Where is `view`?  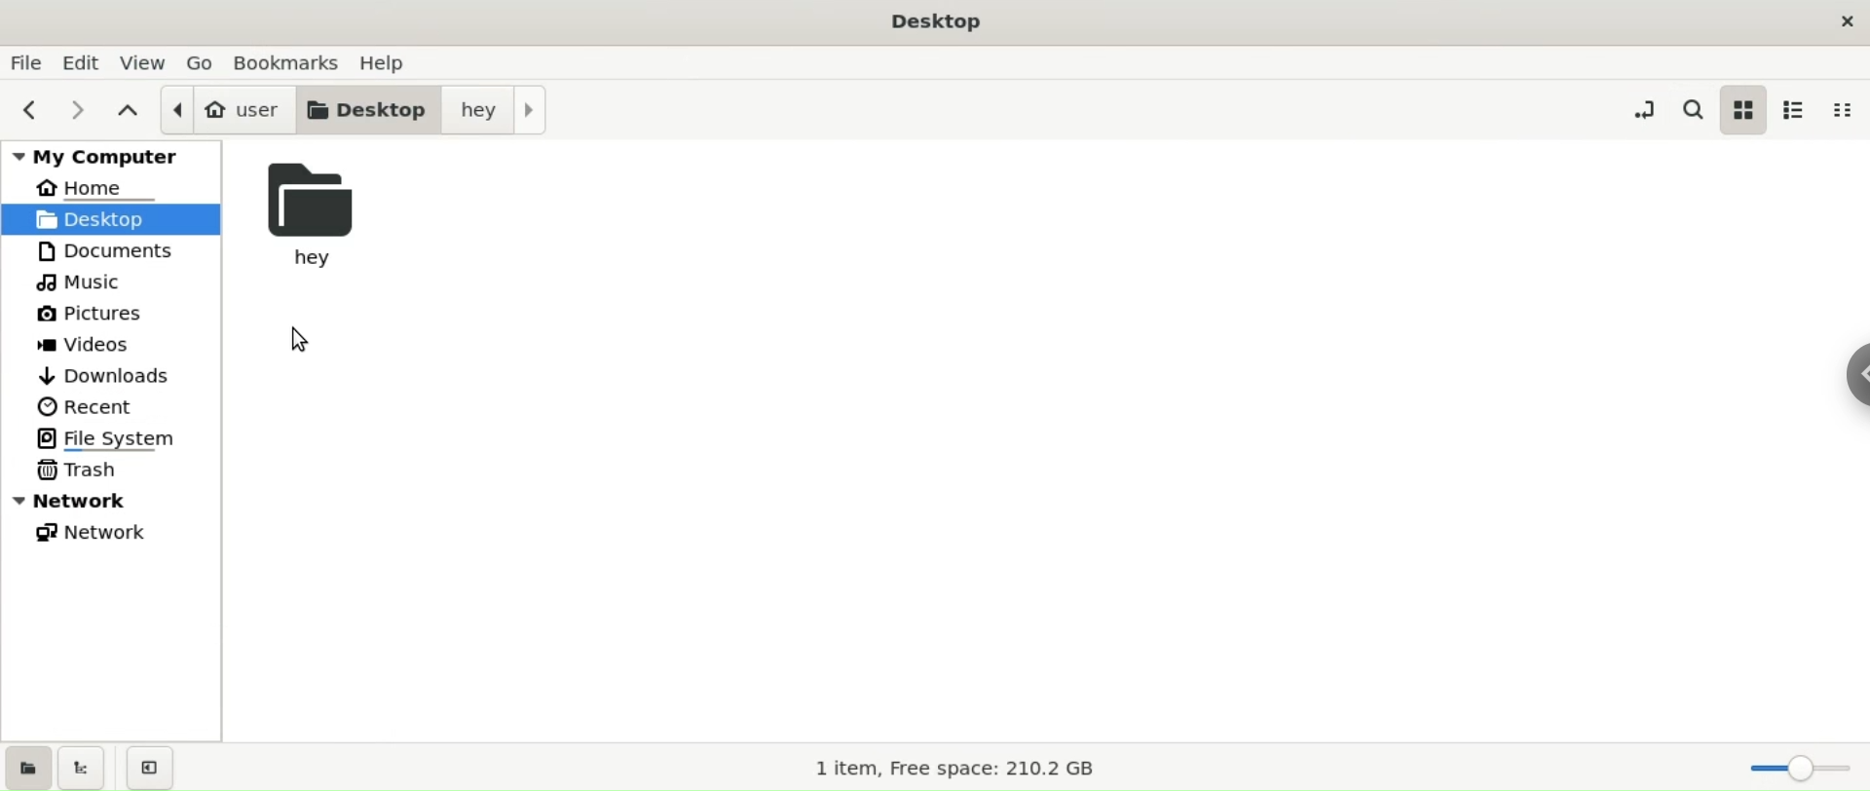
view is located at coordinates (144, 62).